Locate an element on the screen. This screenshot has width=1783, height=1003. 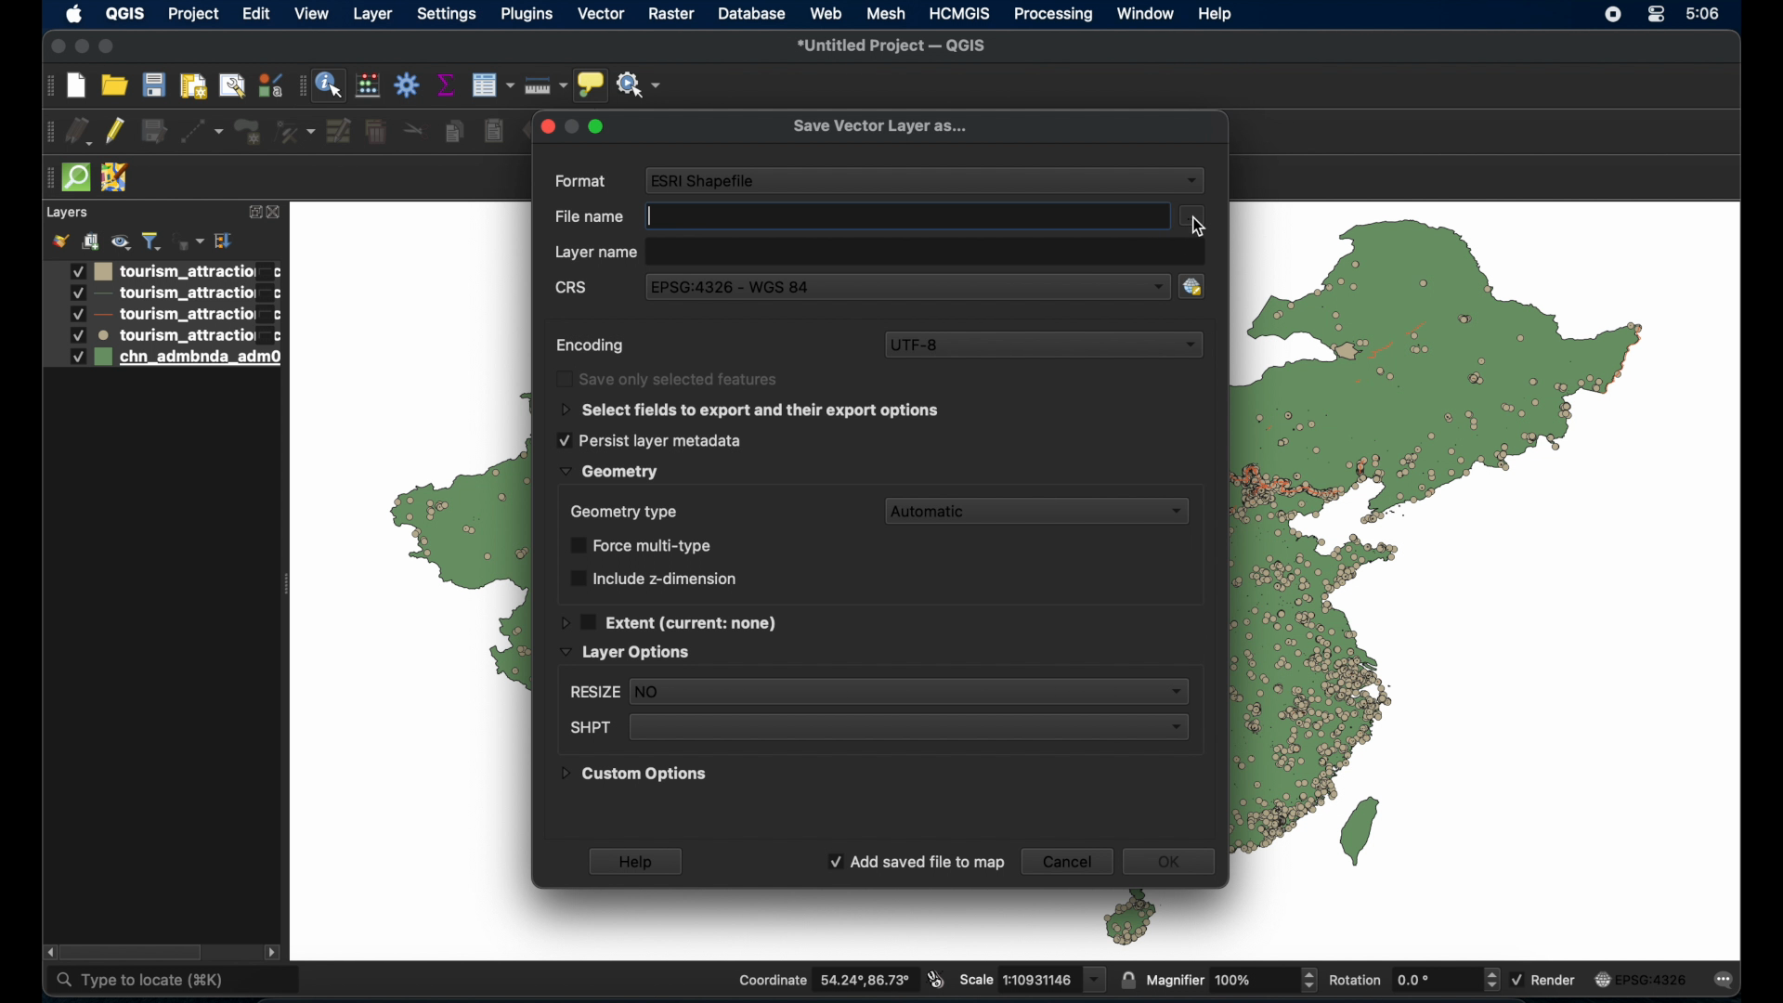
scroll left arrow is located at coordinates (52, 953).